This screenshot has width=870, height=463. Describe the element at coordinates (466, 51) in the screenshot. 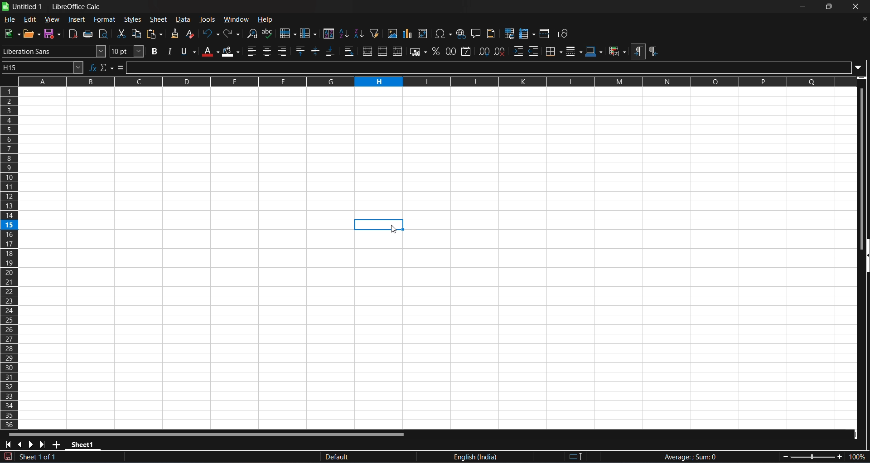

I see `format as date` at that location.